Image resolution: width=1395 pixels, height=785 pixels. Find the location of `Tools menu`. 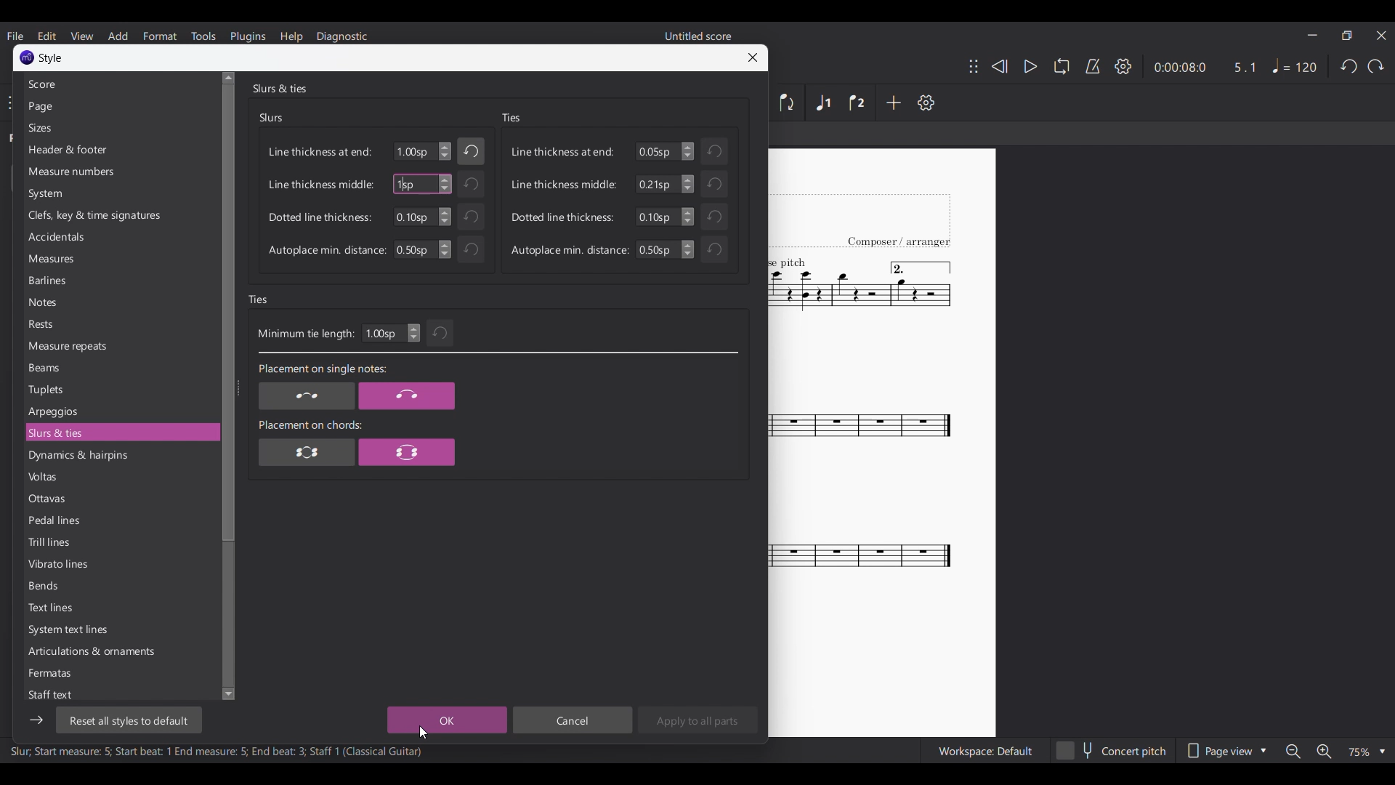

Tools menu is located at coordinates (203, 36).